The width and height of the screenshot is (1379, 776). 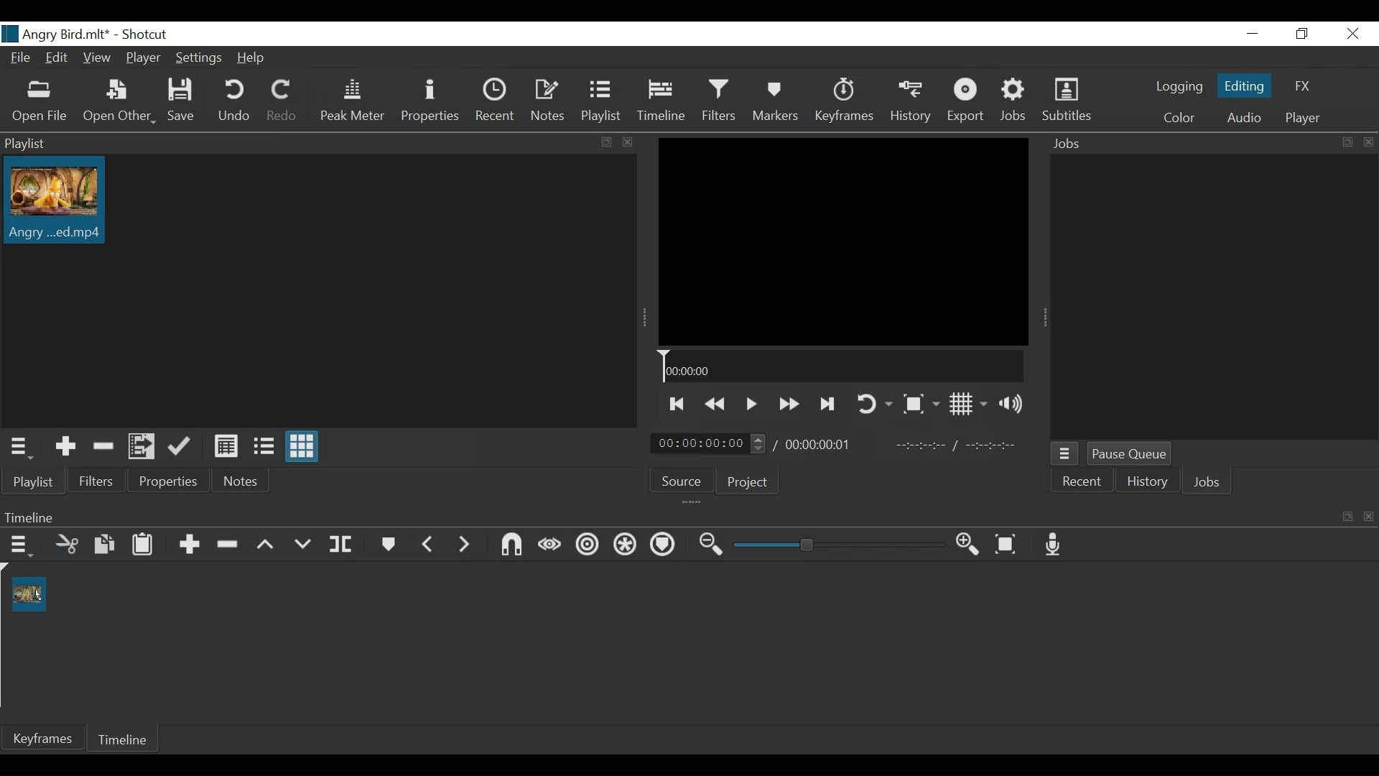 What do you see at coordinates (150, 34) in the screenshot?
I see `Shotcut` at bounding box center [150, 34].